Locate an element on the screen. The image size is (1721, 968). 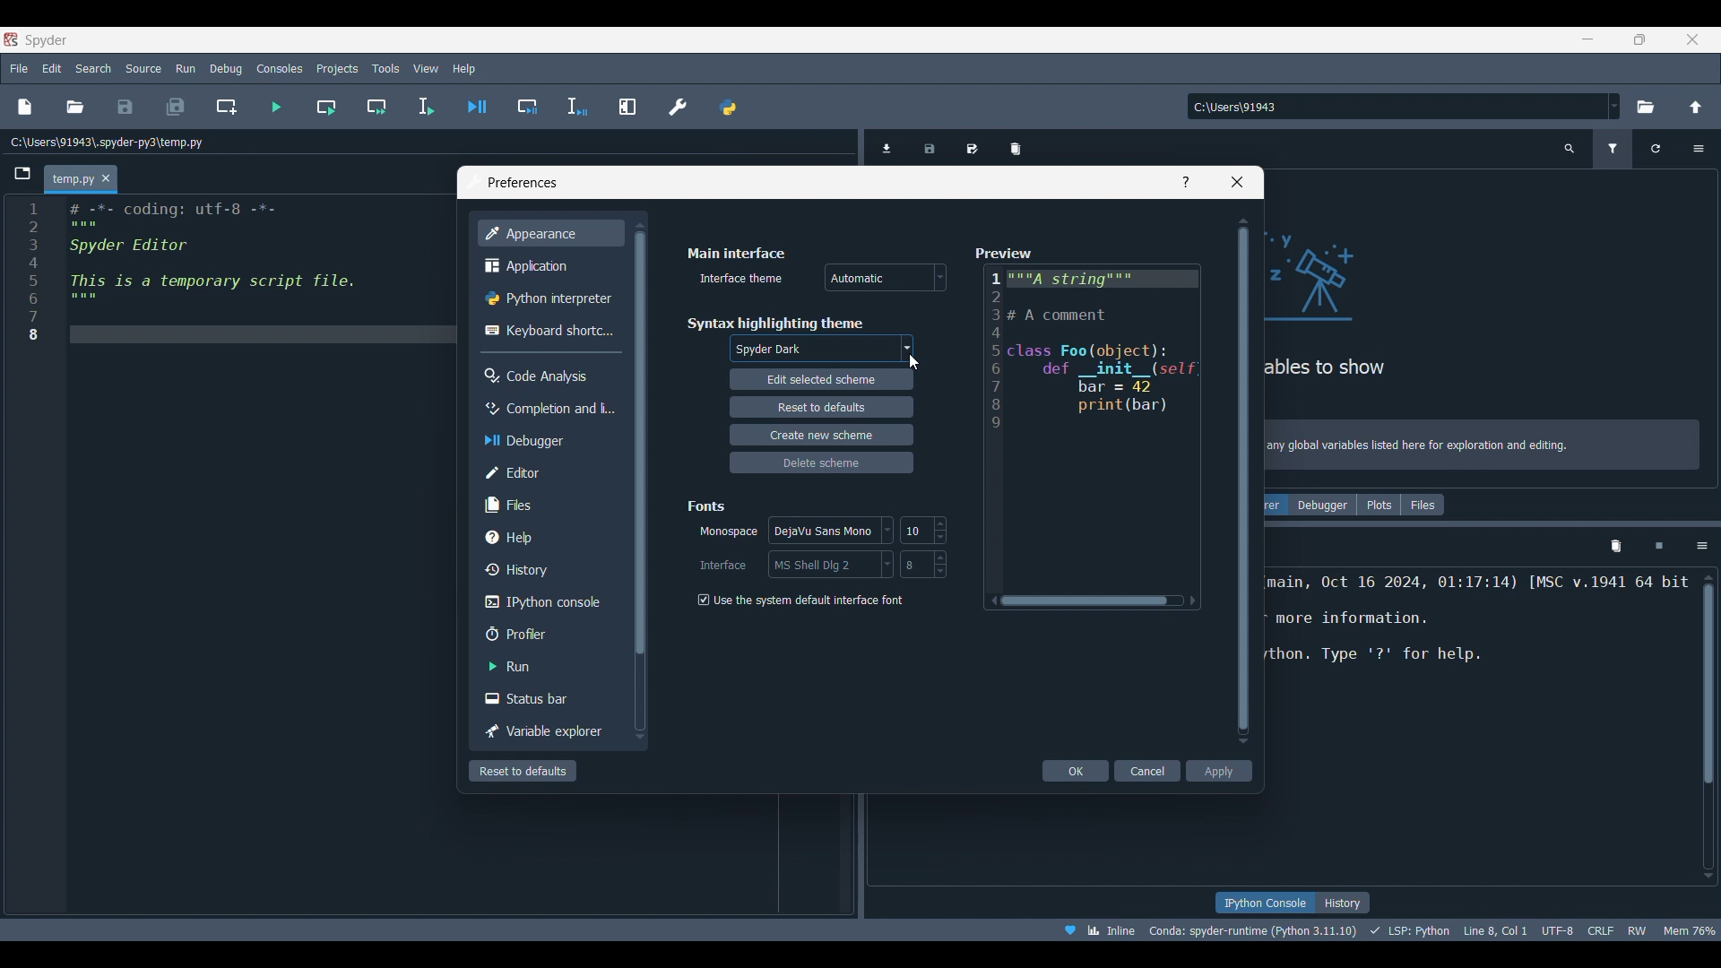
Variable explorer is located at coordinates (549, 731).